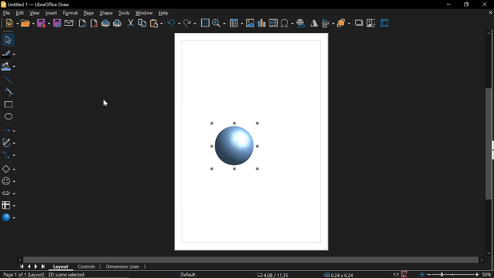 The width and height of the screenshot is (494, 278). I want to click on previous page, so click(30, 266).